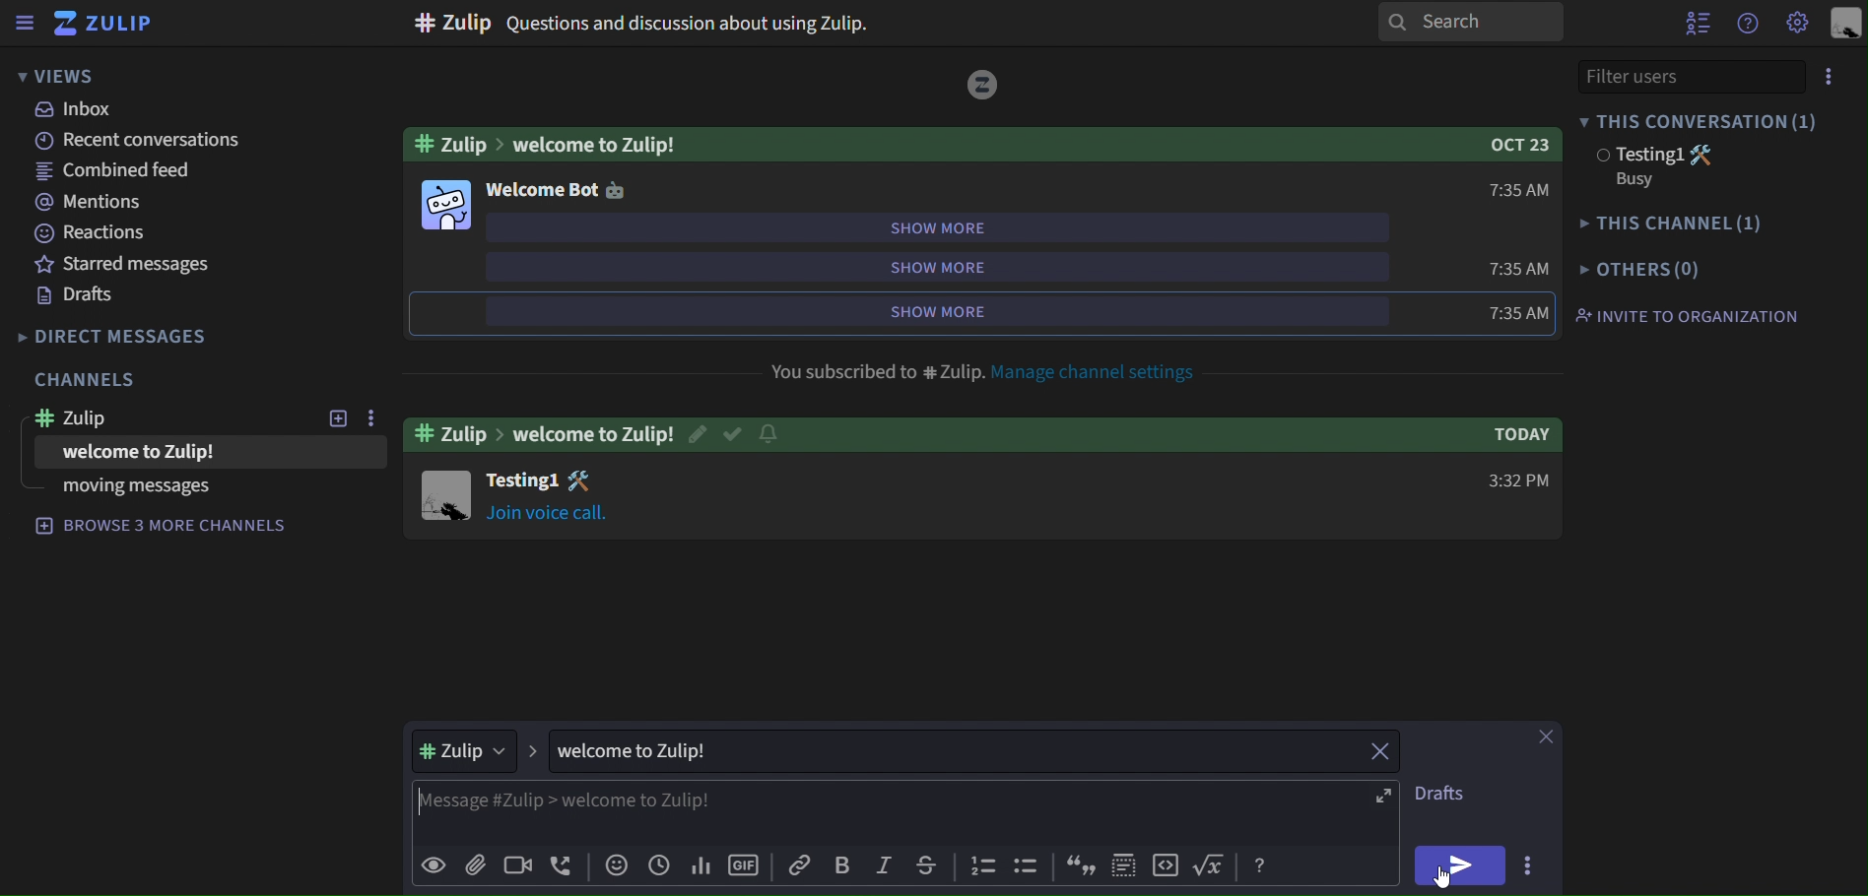 The image size is (1868, 896). Describe the element at coordinates (1103, 374) in the screenshot. I see `Manage channel settings` at that location.